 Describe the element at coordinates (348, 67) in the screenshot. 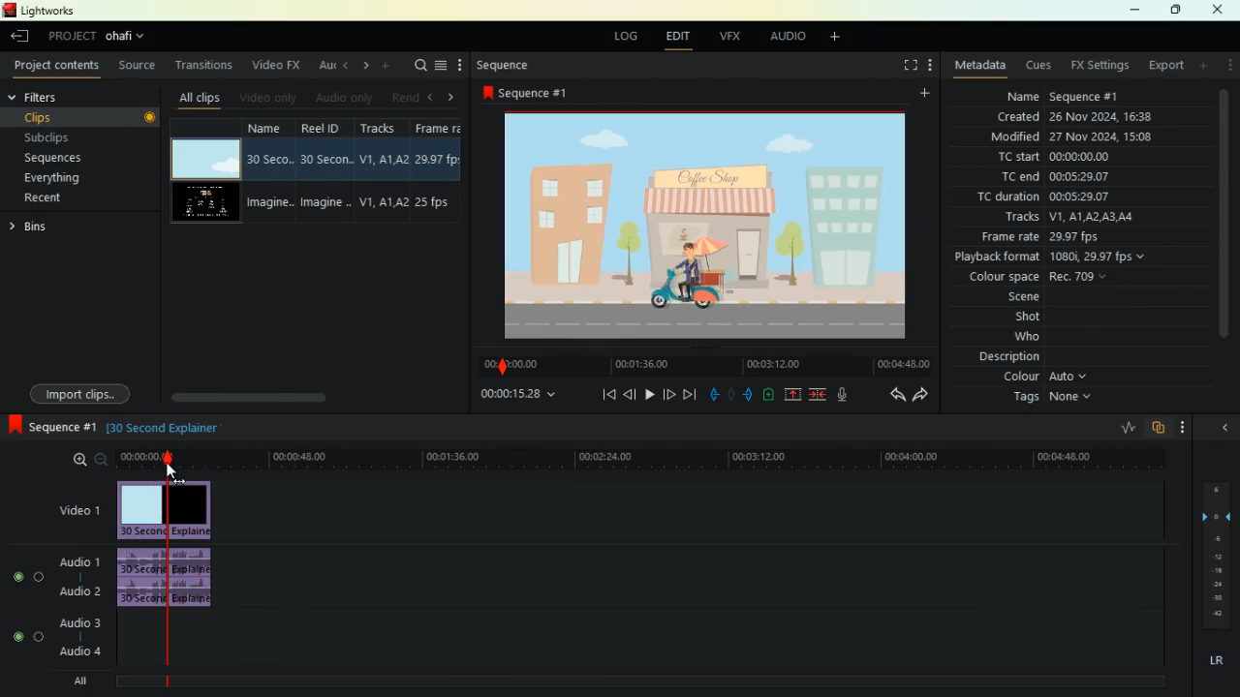

I see `left` at that location.